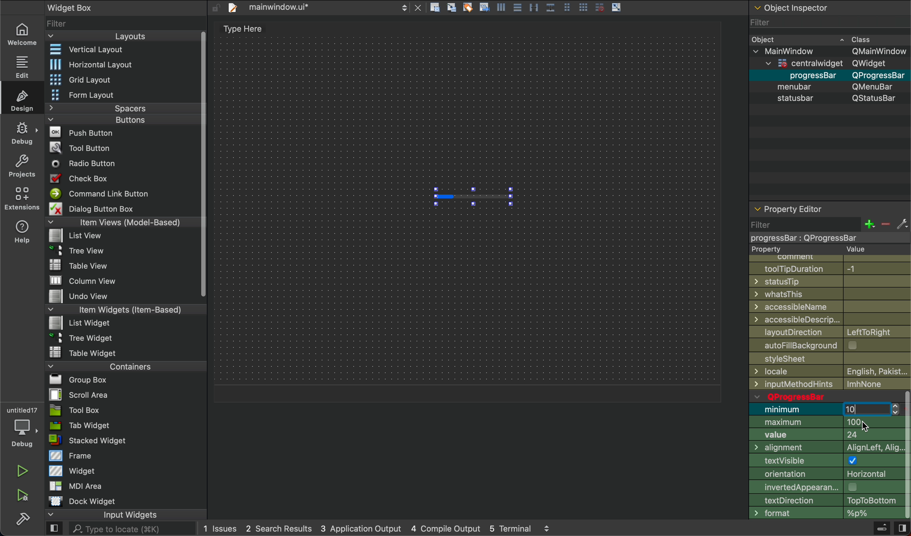  What do you see at coordinates (215, 8) in the screenshot?
I see `unlock` at bounding box center [215, 8].